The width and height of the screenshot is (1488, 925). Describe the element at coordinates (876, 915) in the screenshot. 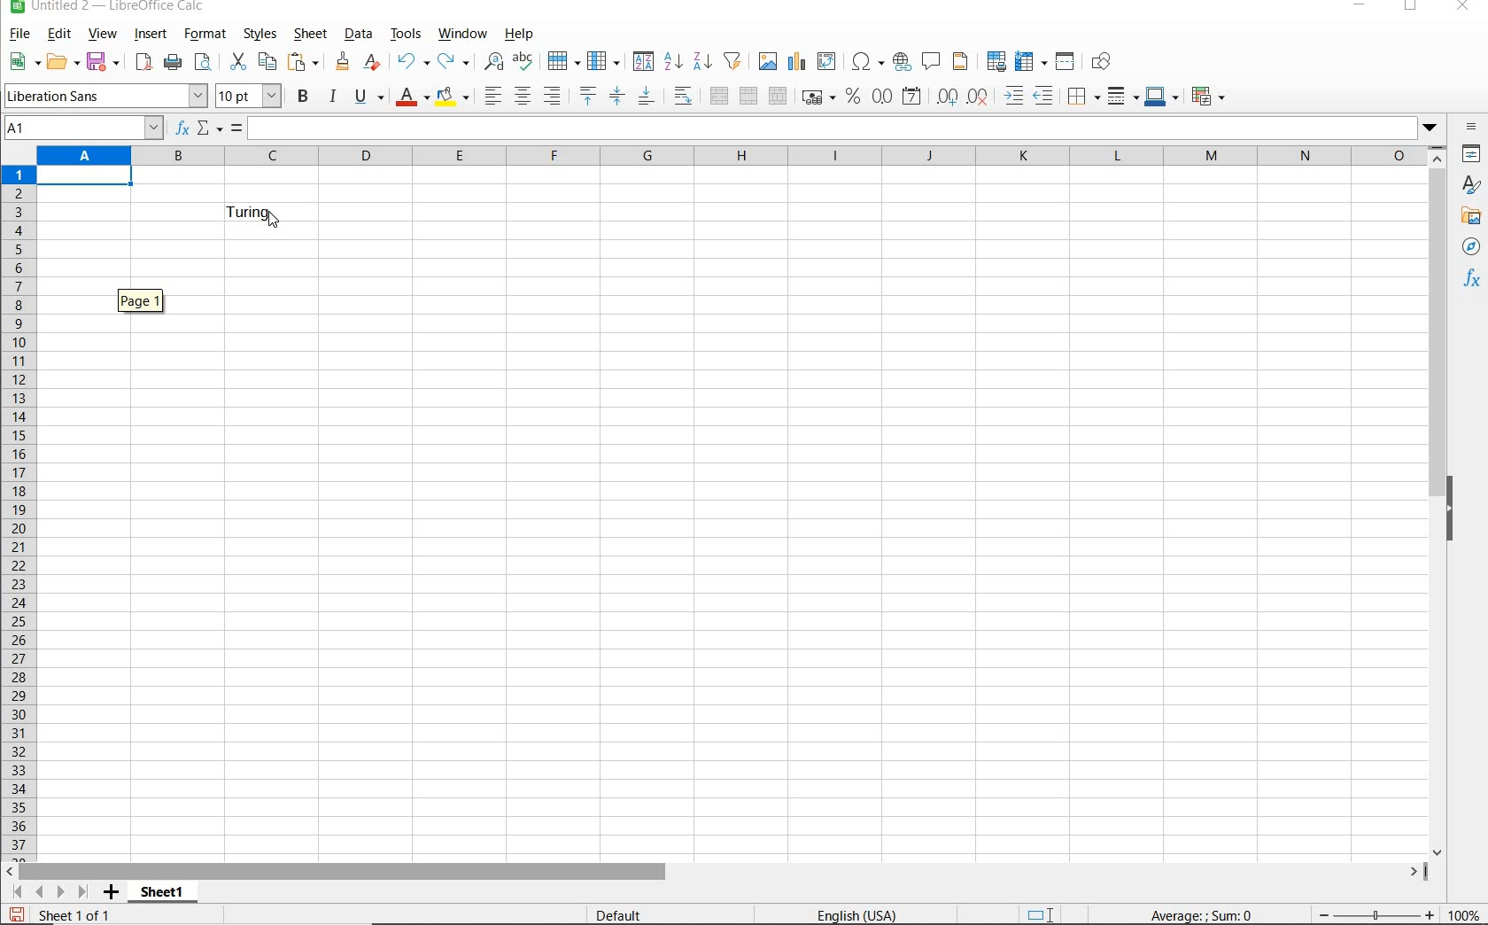

I see `TEXT LANGUAGE` at that location.